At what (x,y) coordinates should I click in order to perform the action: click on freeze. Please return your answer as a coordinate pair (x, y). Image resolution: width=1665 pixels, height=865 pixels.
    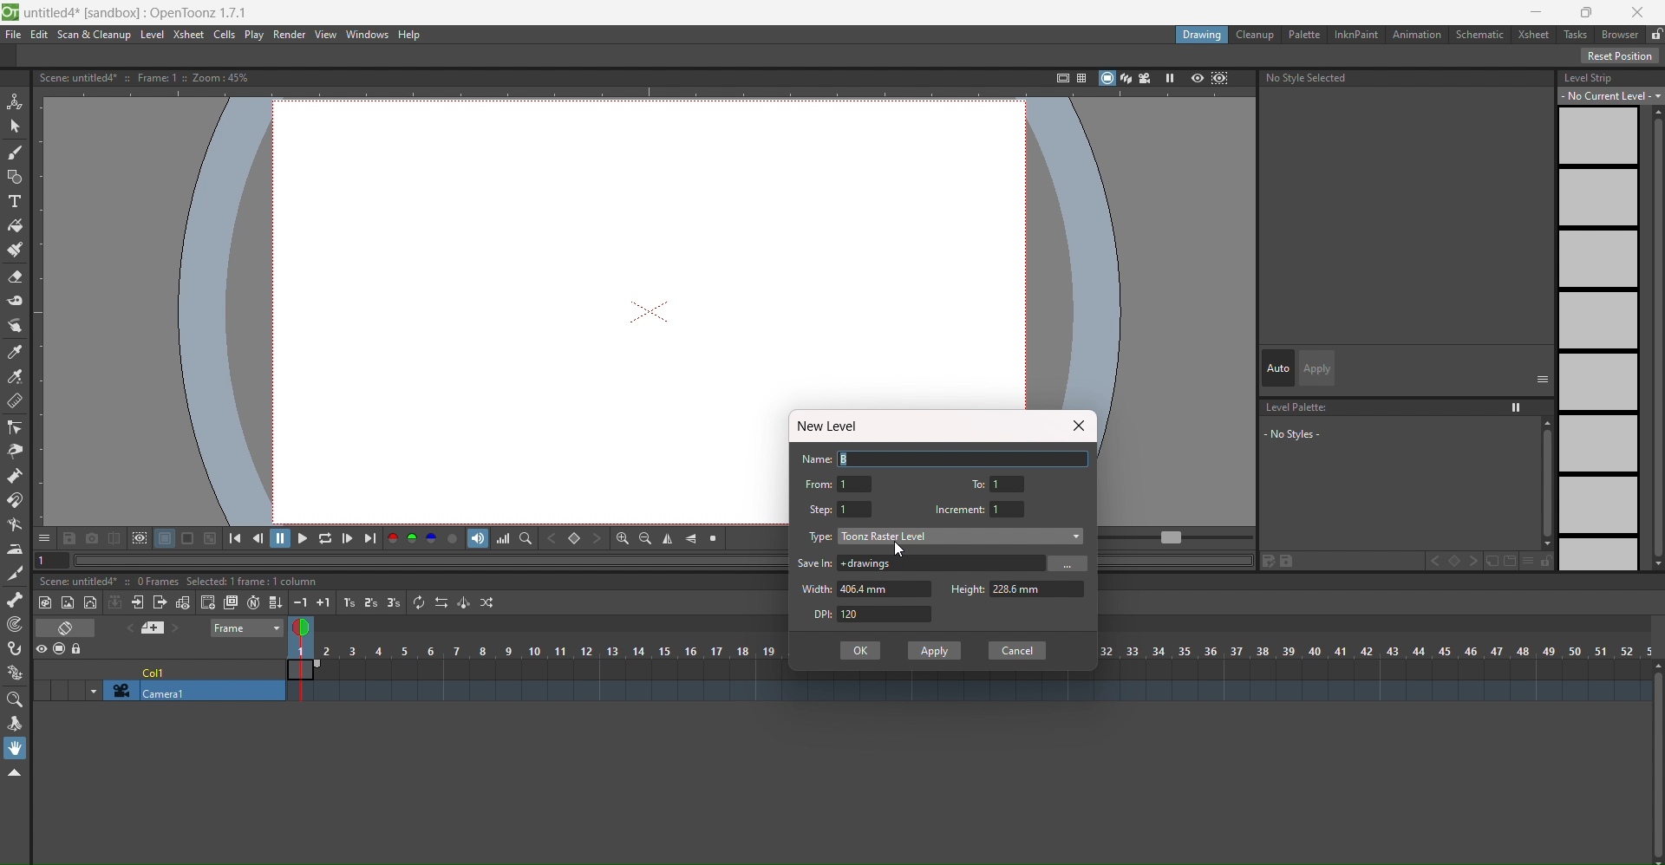
    Looking at the image, I should click on (1168, 78).